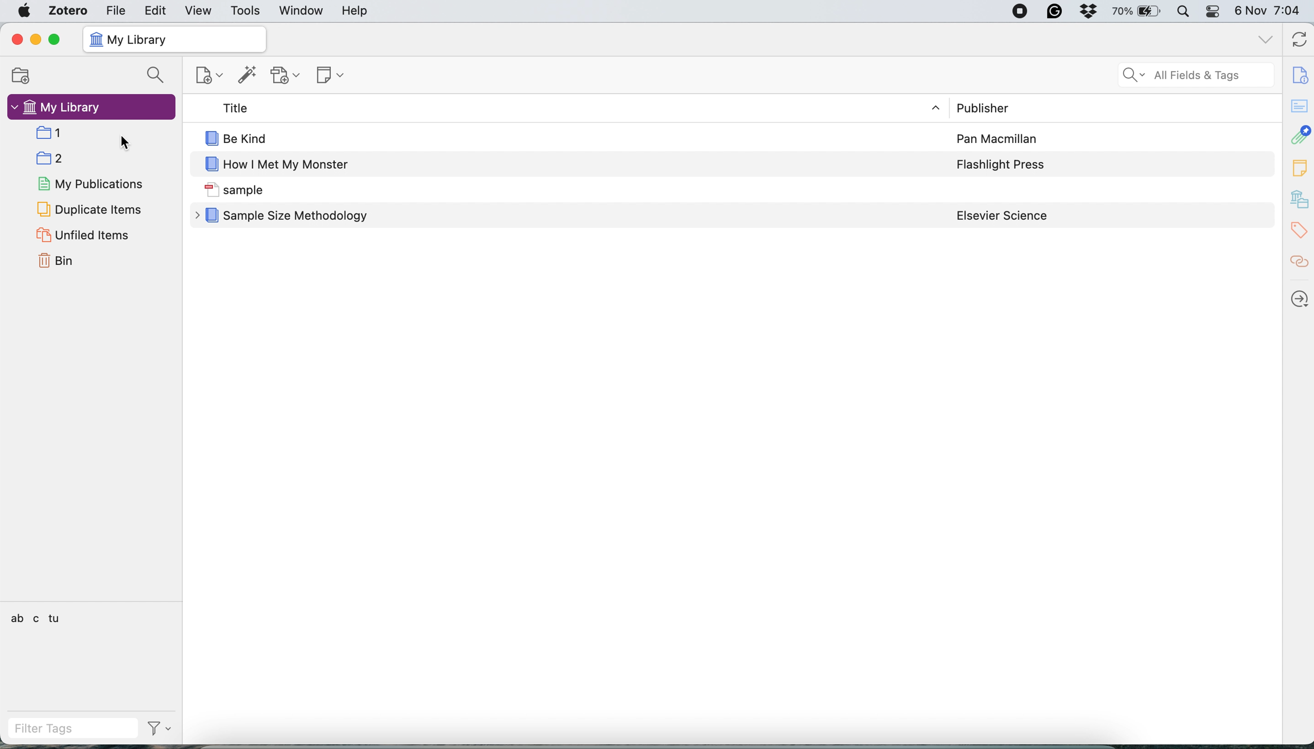  What do you see at coordinates (199, 10) in the screenshot?
I see `view` at bounding box center [199, 10].